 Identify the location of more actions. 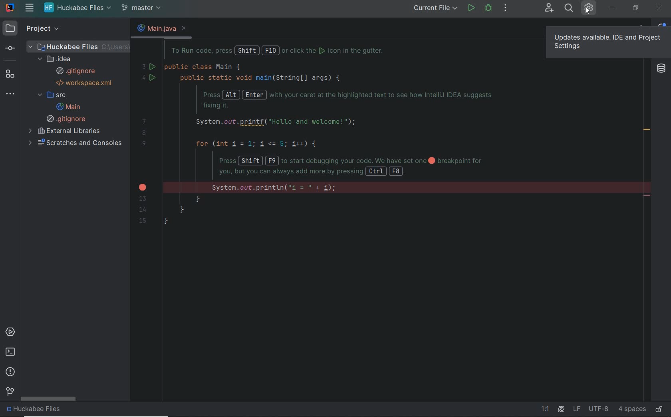
(505, 8).